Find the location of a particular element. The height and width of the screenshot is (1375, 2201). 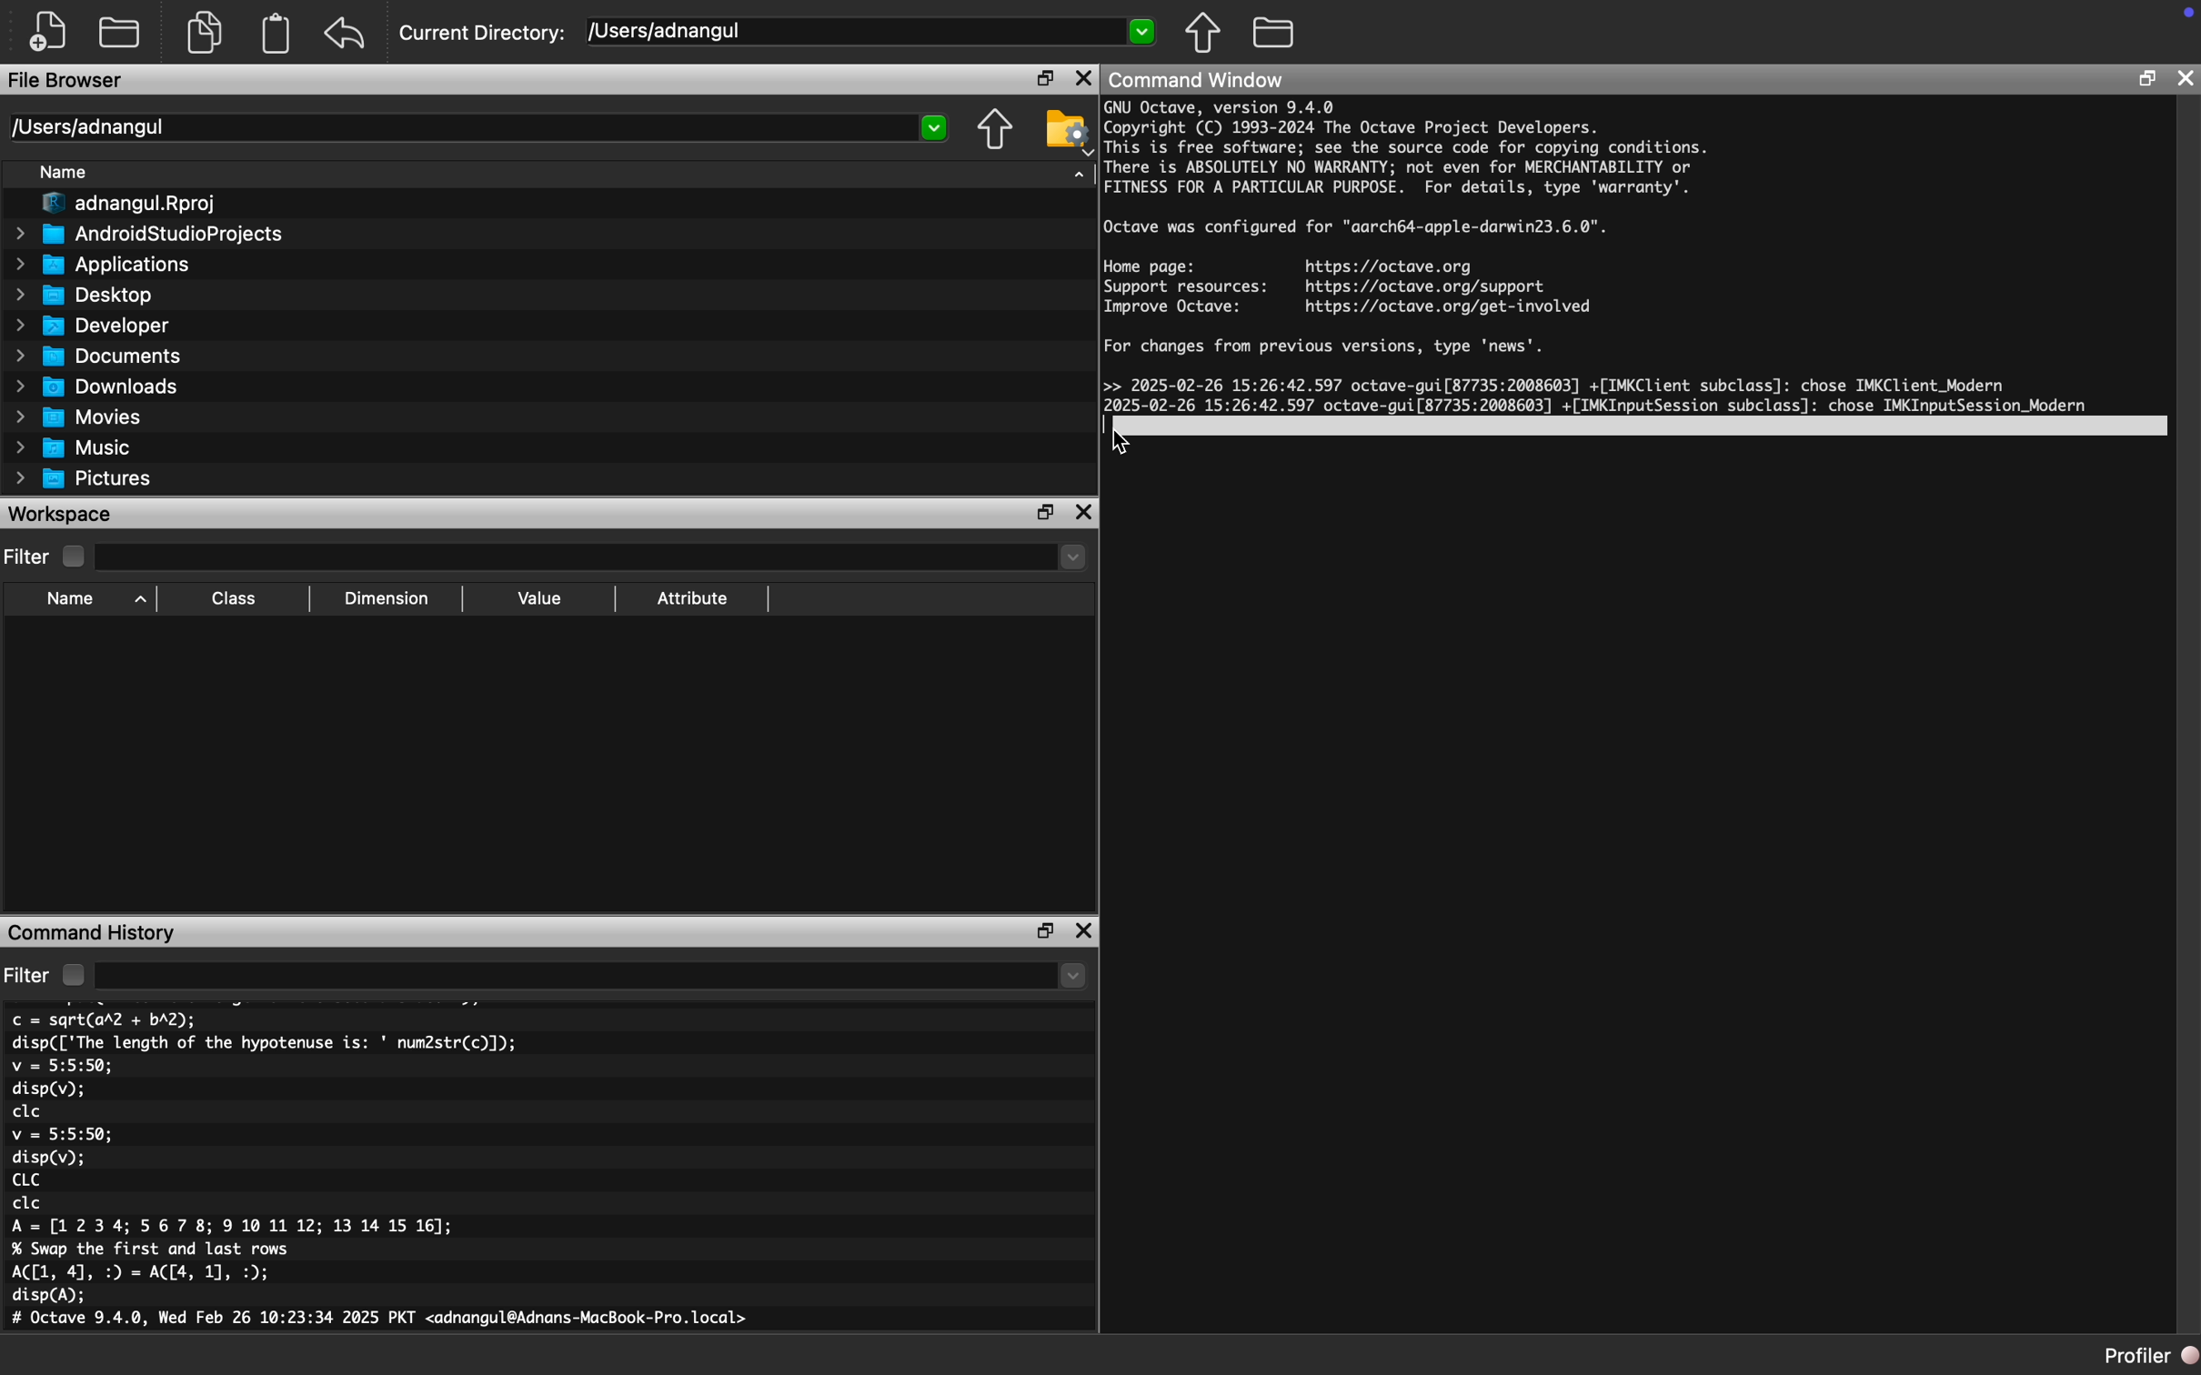

disp(A); is located at coordinates (51, 1296).